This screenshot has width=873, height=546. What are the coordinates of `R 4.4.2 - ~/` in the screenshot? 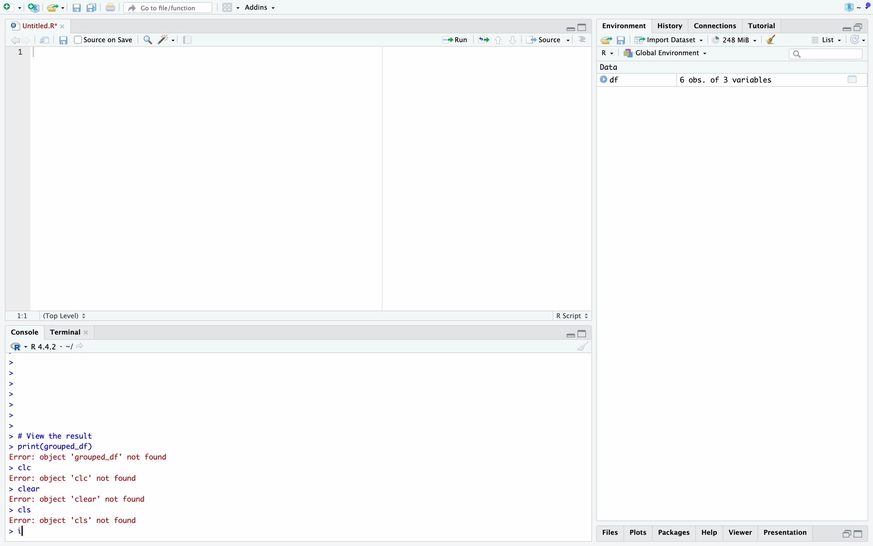 It's located at (47, 346).